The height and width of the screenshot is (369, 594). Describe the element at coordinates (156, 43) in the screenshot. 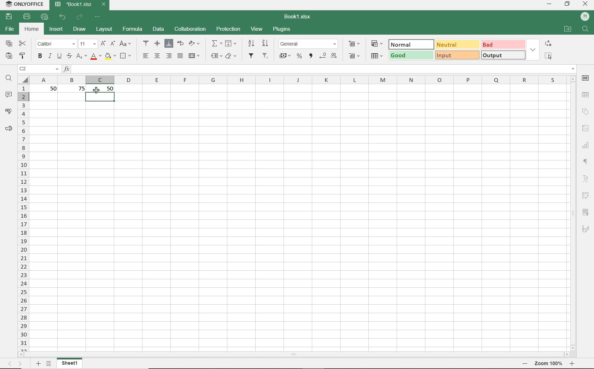

I see `align middle` at that location.